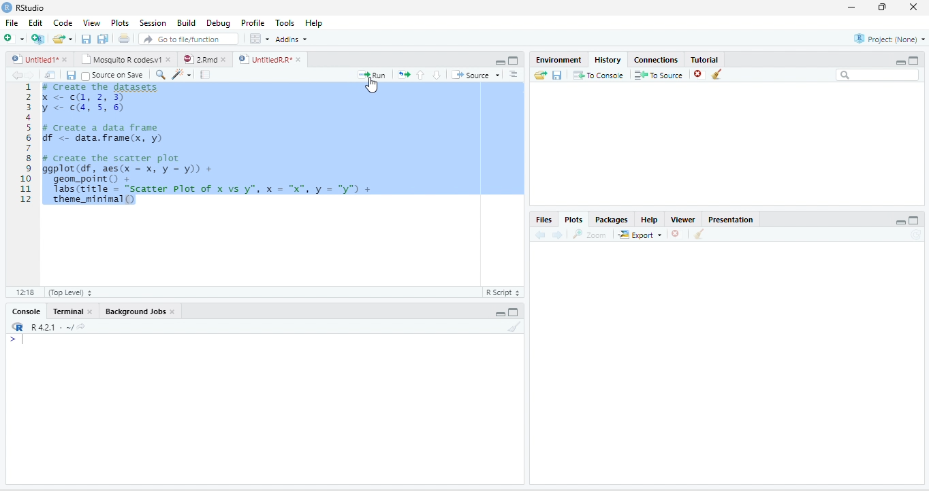 The width and height of the screenshot is (929, 491). I want to click on Find/Replace, so click(161, 75).